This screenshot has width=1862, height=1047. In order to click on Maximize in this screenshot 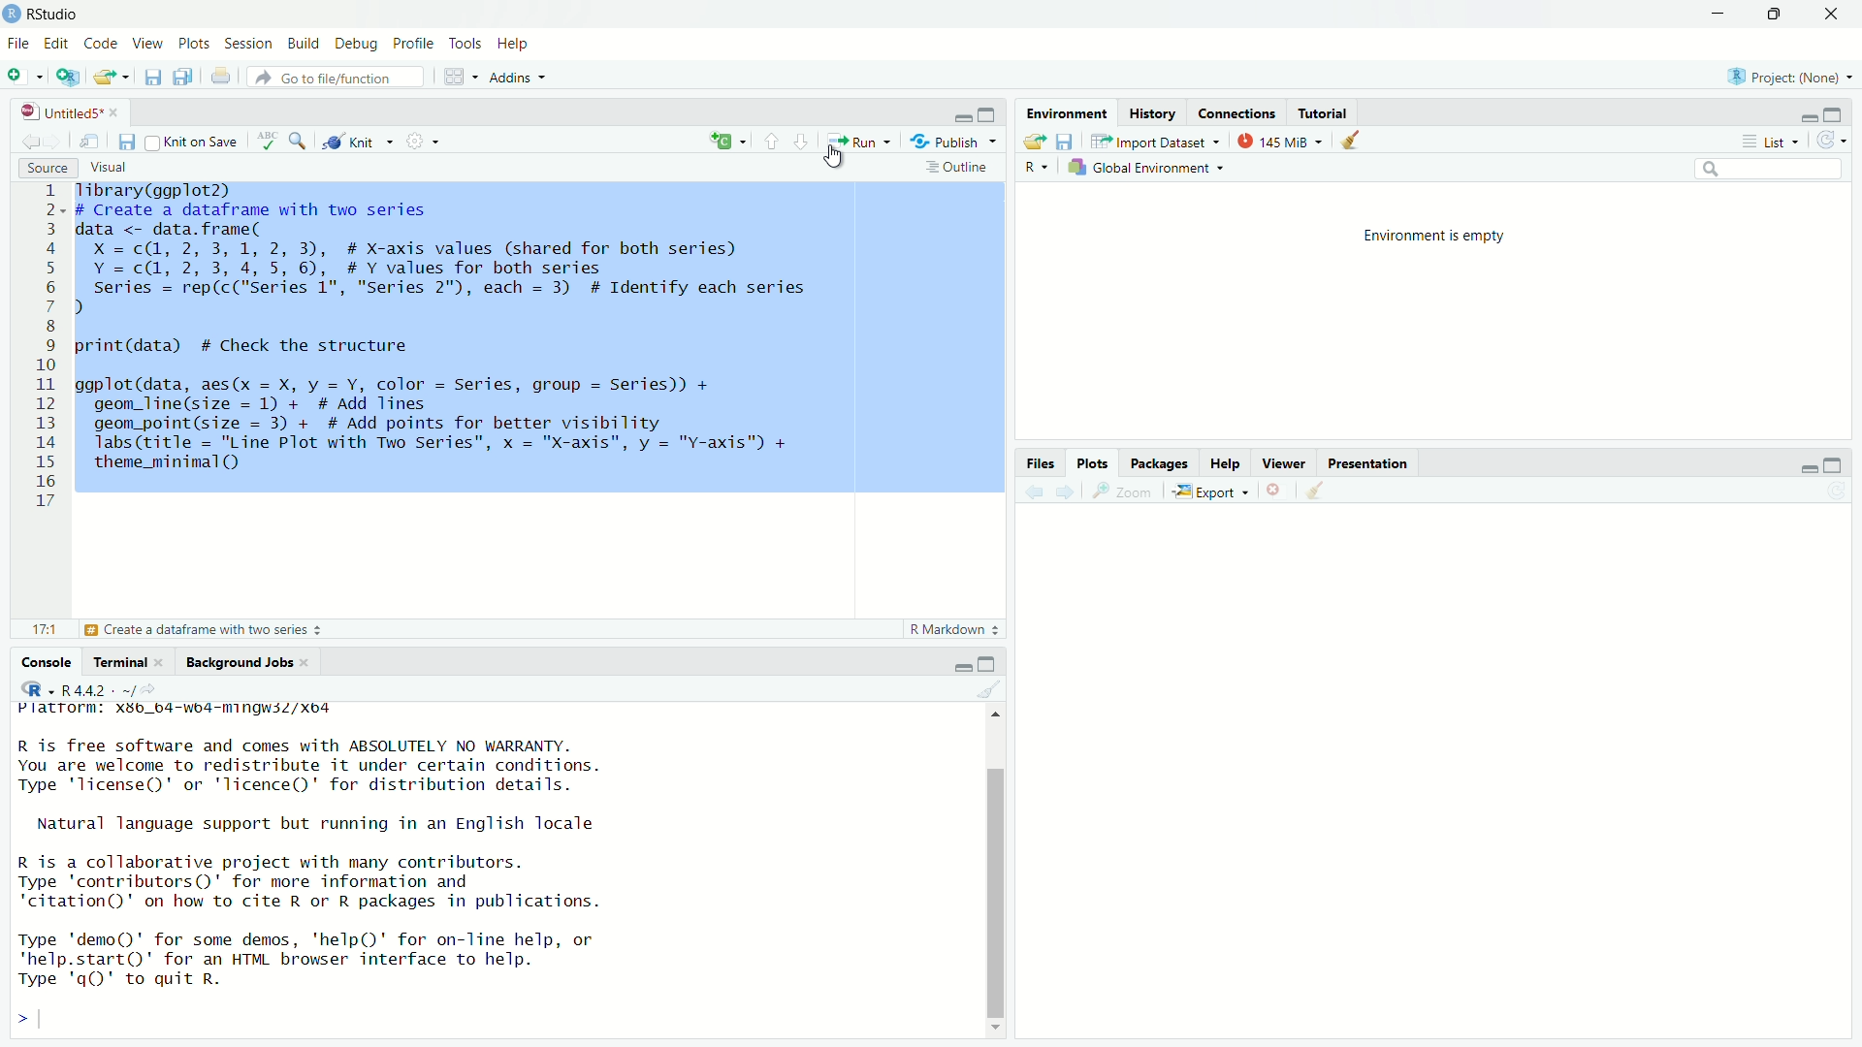, I will do `click(1771, 15)`.